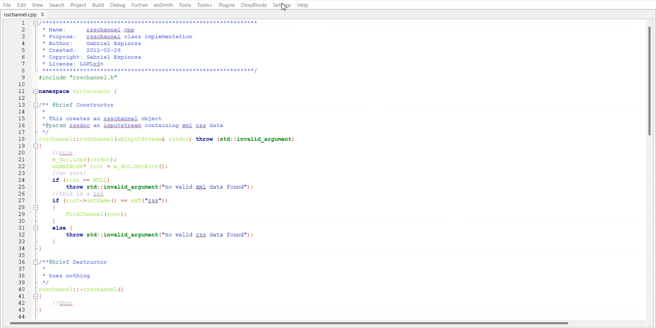 Image resolution: width=656 pixels, height=328 pixels. What do you see at coordinates (22, 4) in the screenshot?
I see `Edit` at bounding box center [22, 4].